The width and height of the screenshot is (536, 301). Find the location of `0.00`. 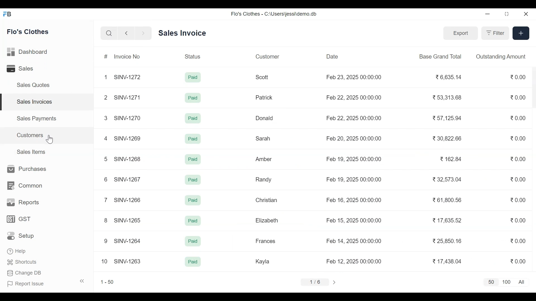

0.00 is located at coordinates (518, 77).